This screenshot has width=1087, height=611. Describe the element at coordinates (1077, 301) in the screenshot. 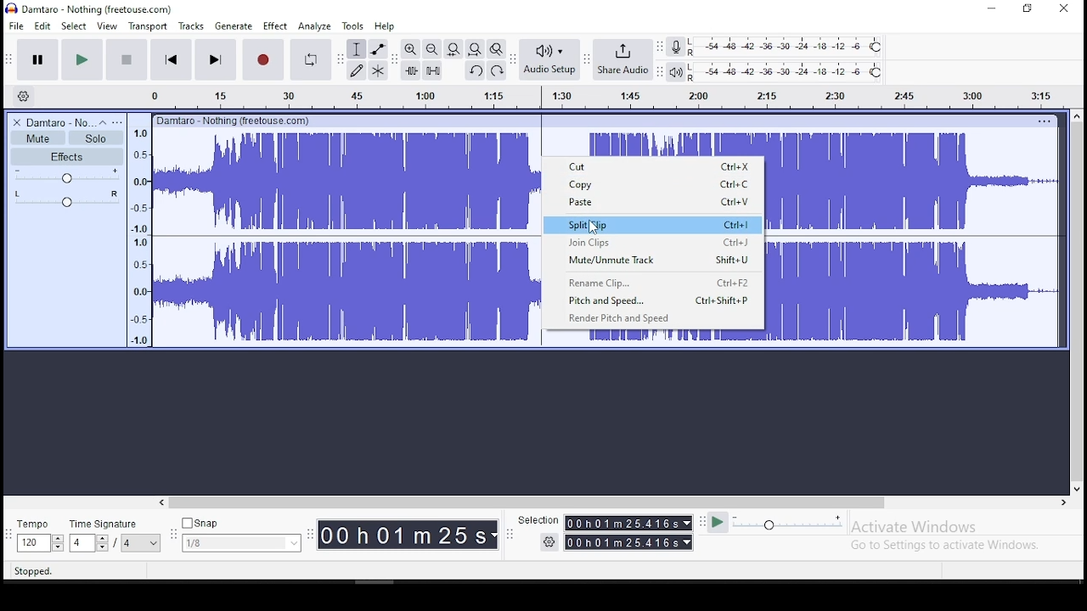

I see `scroll bar` at that location.